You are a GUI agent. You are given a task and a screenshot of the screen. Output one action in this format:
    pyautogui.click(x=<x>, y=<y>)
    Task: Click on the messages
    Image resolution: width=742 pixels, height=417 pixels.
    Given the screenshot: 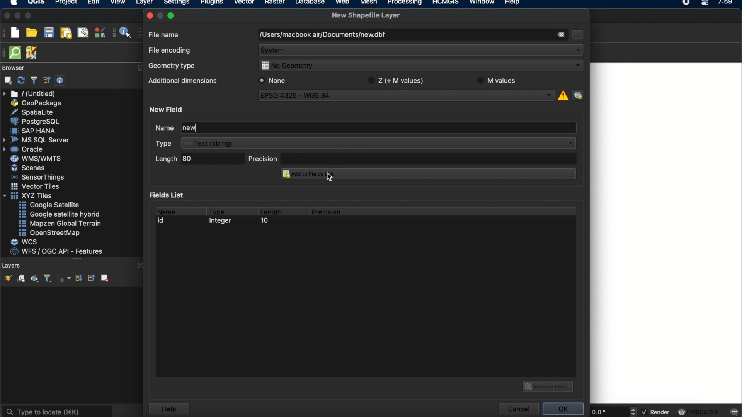 What is the action you would take?
    pyautogui.click(x=733, y=412)
    